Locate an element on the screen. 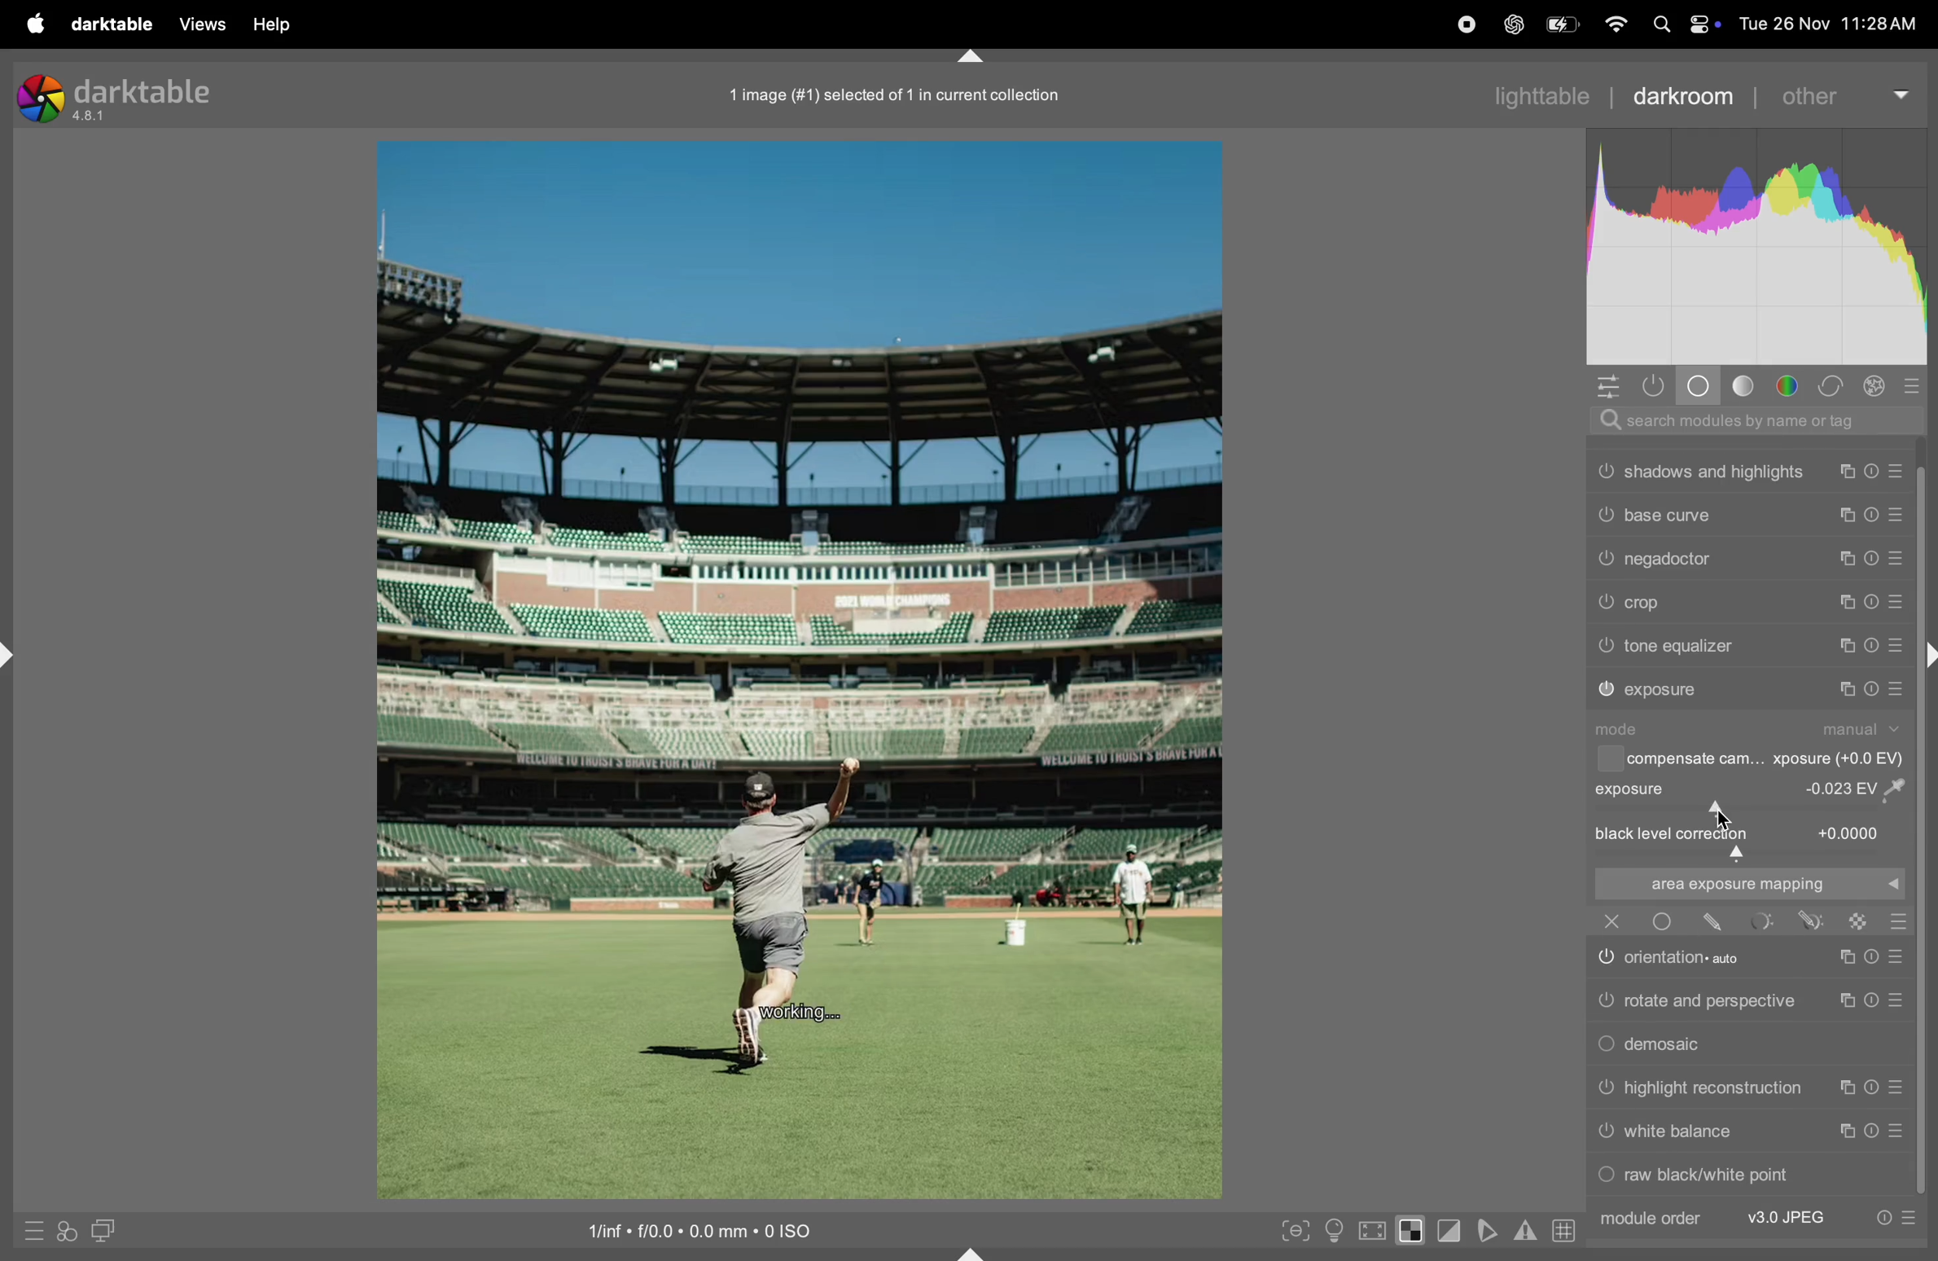 Image resolution: width=1938 pixels, height=1261 pixels. crop is located at coordinates (1648, 604).